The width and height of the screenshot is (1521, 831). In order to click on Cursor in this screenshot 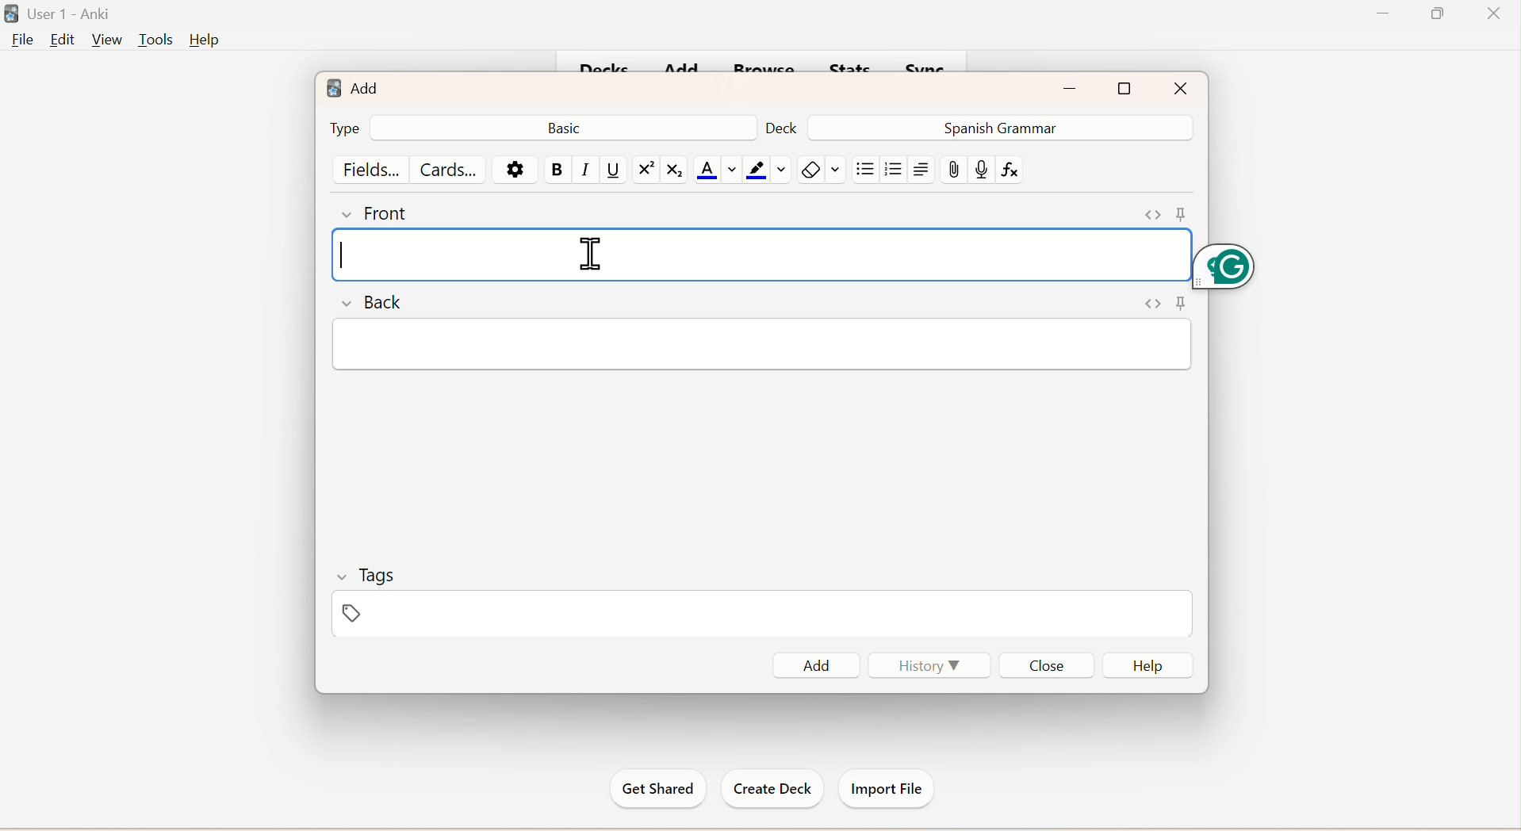, I will do `click(592, 252)`.